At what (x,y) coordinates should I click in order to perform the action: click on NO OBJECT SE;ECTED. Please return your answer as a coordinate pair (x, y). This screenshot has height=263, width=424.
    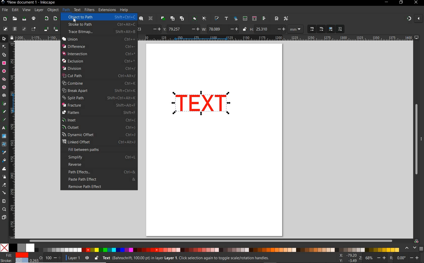
    Looking at the image, I should click on (192, 259).